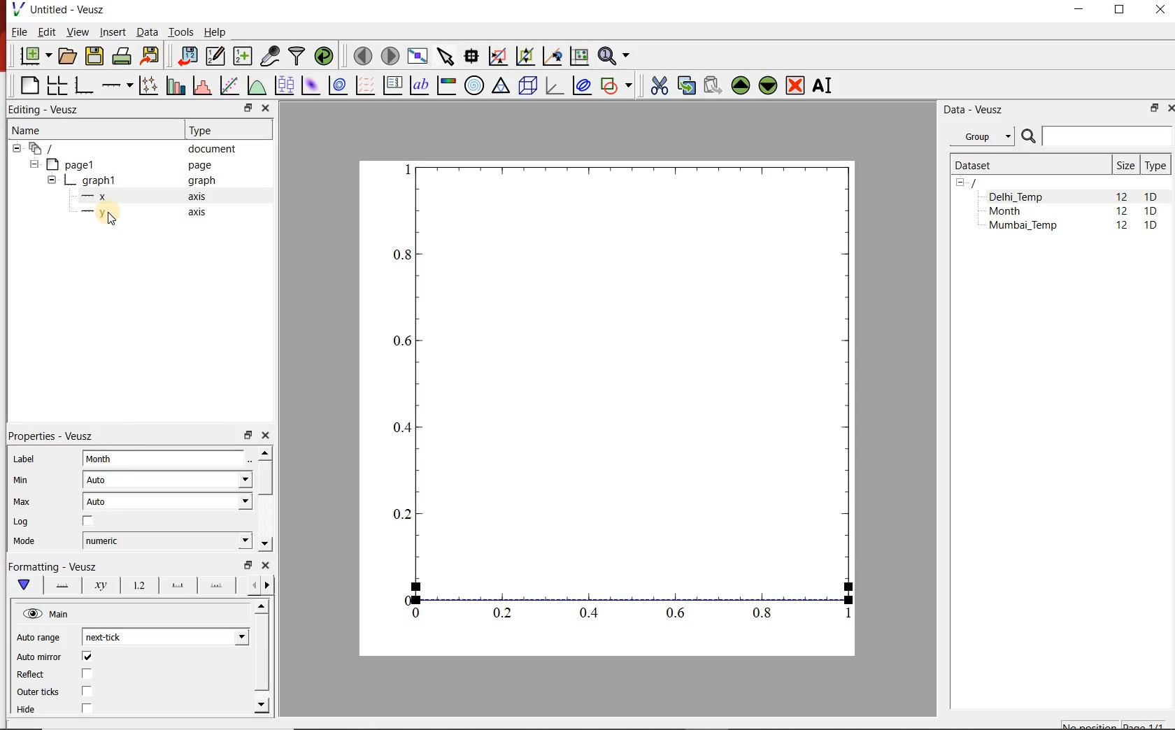  I want to click on add a shape to the plot, so click(616, 87).